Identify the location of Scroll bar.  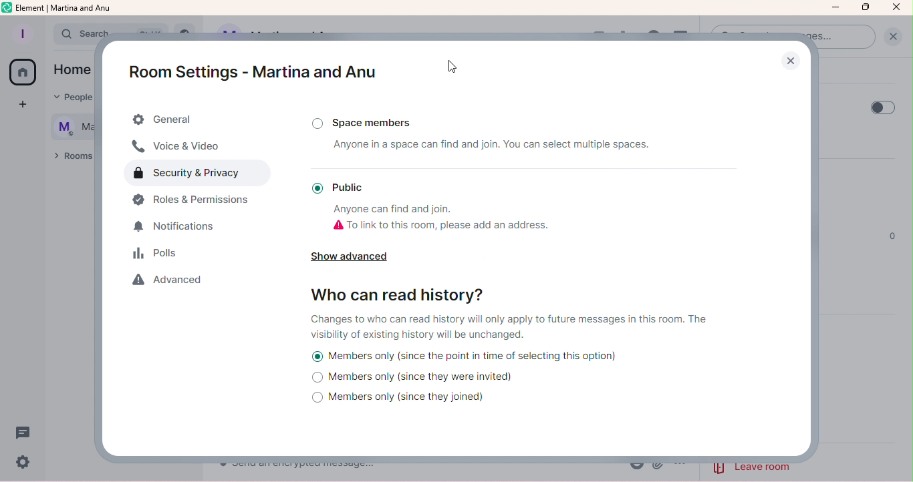
(808, 262).